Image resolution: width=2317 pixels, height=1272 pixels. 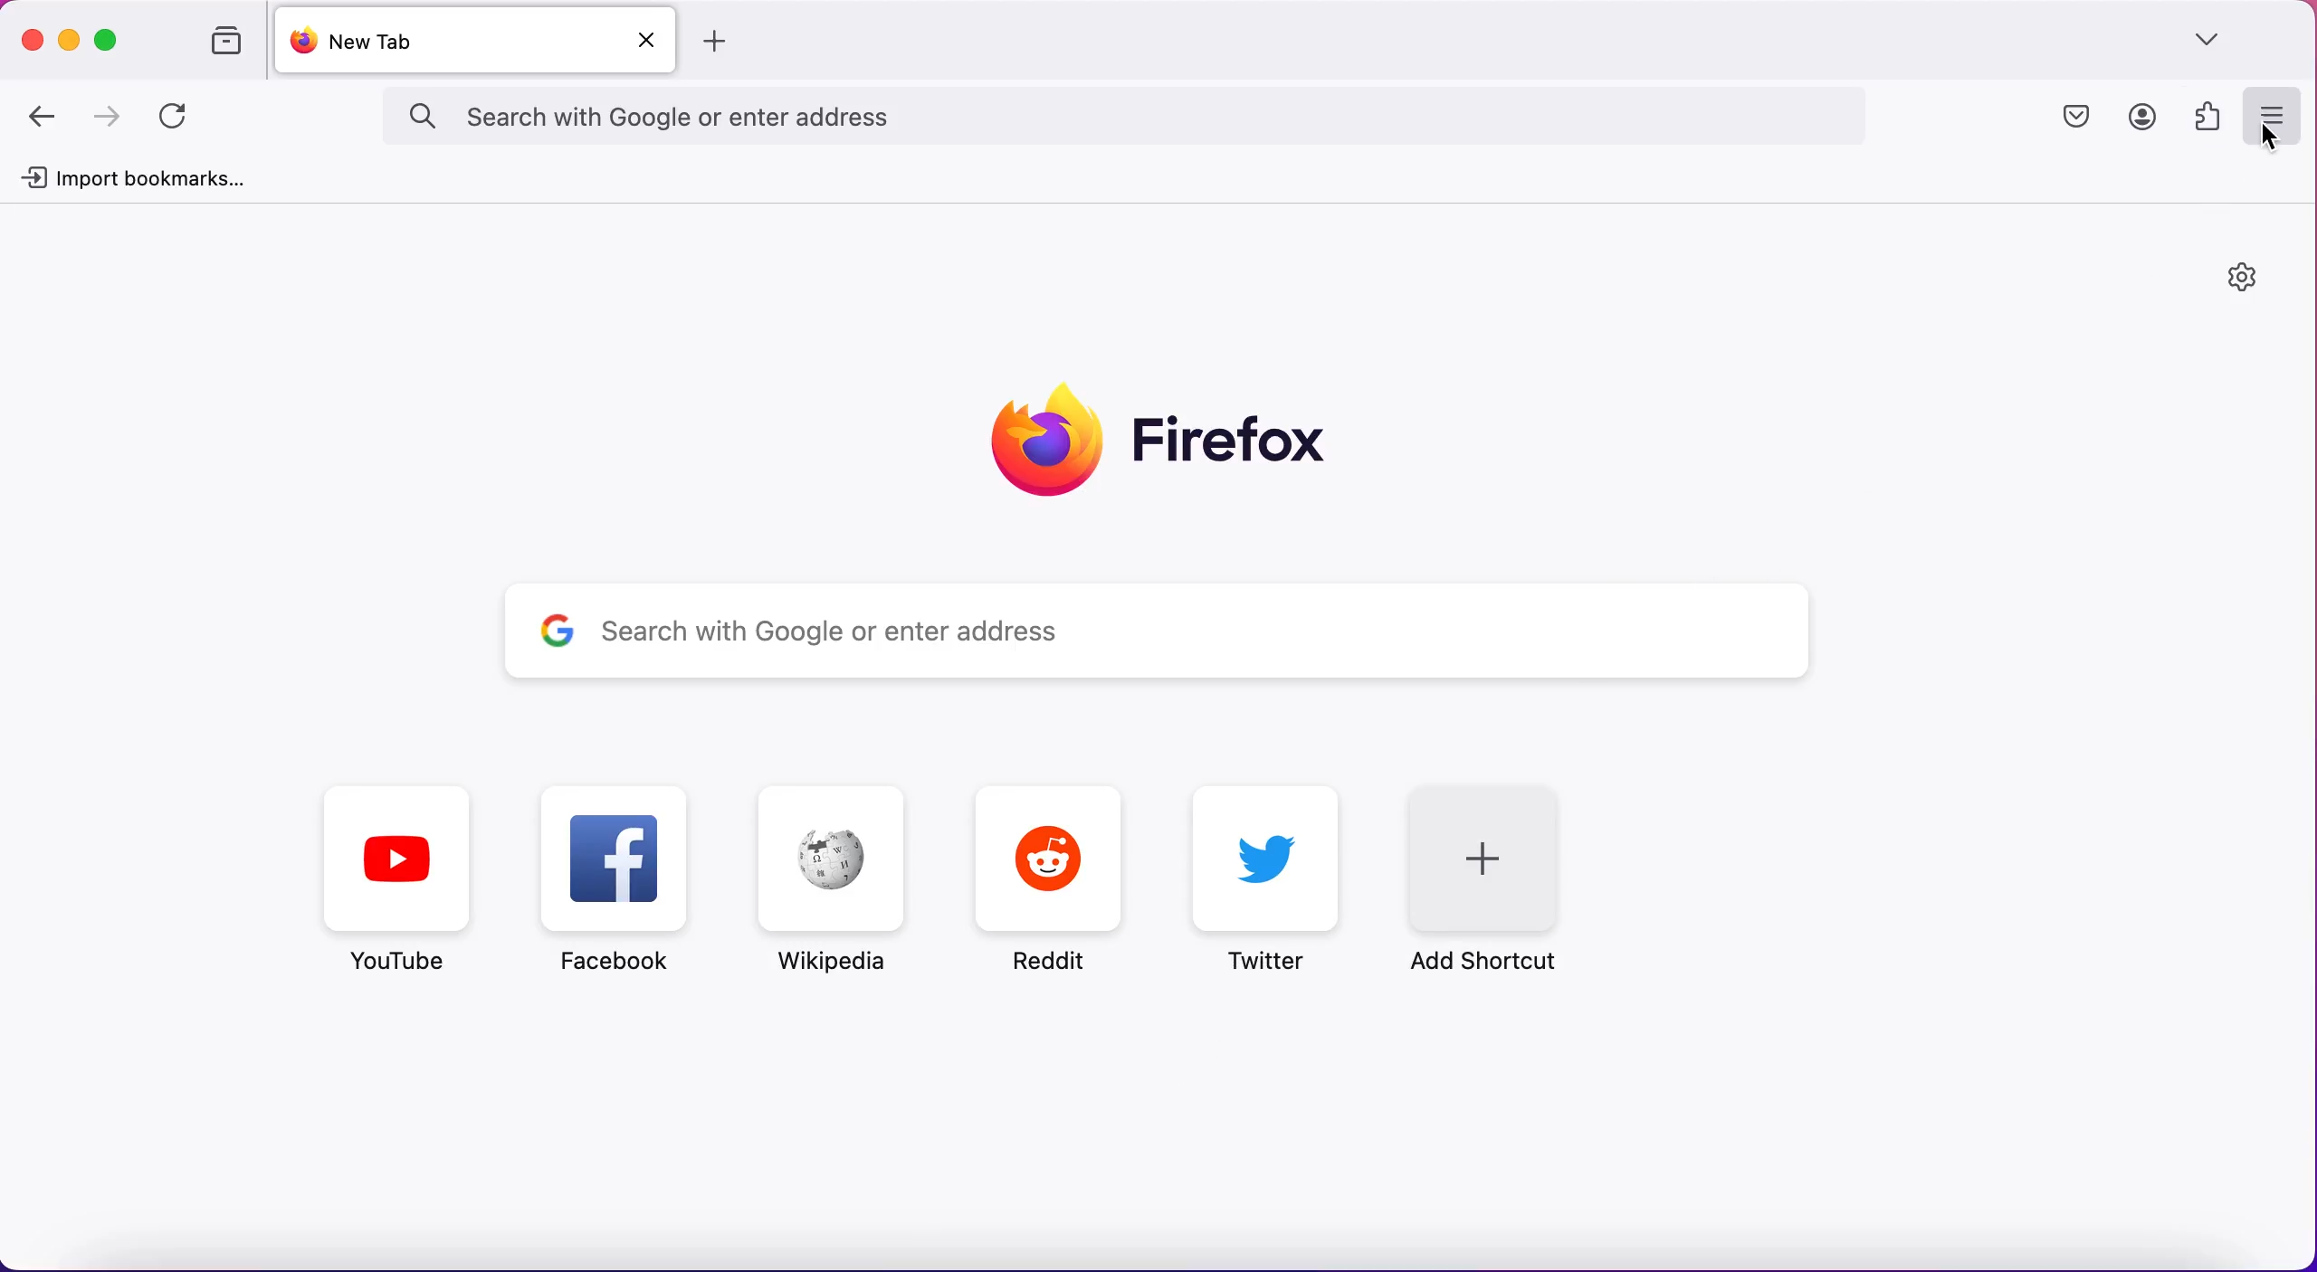 What do you see at coordinates (1272, 878) in the screenshot?
I see `Twitter` at bounding box center [1272, 878].